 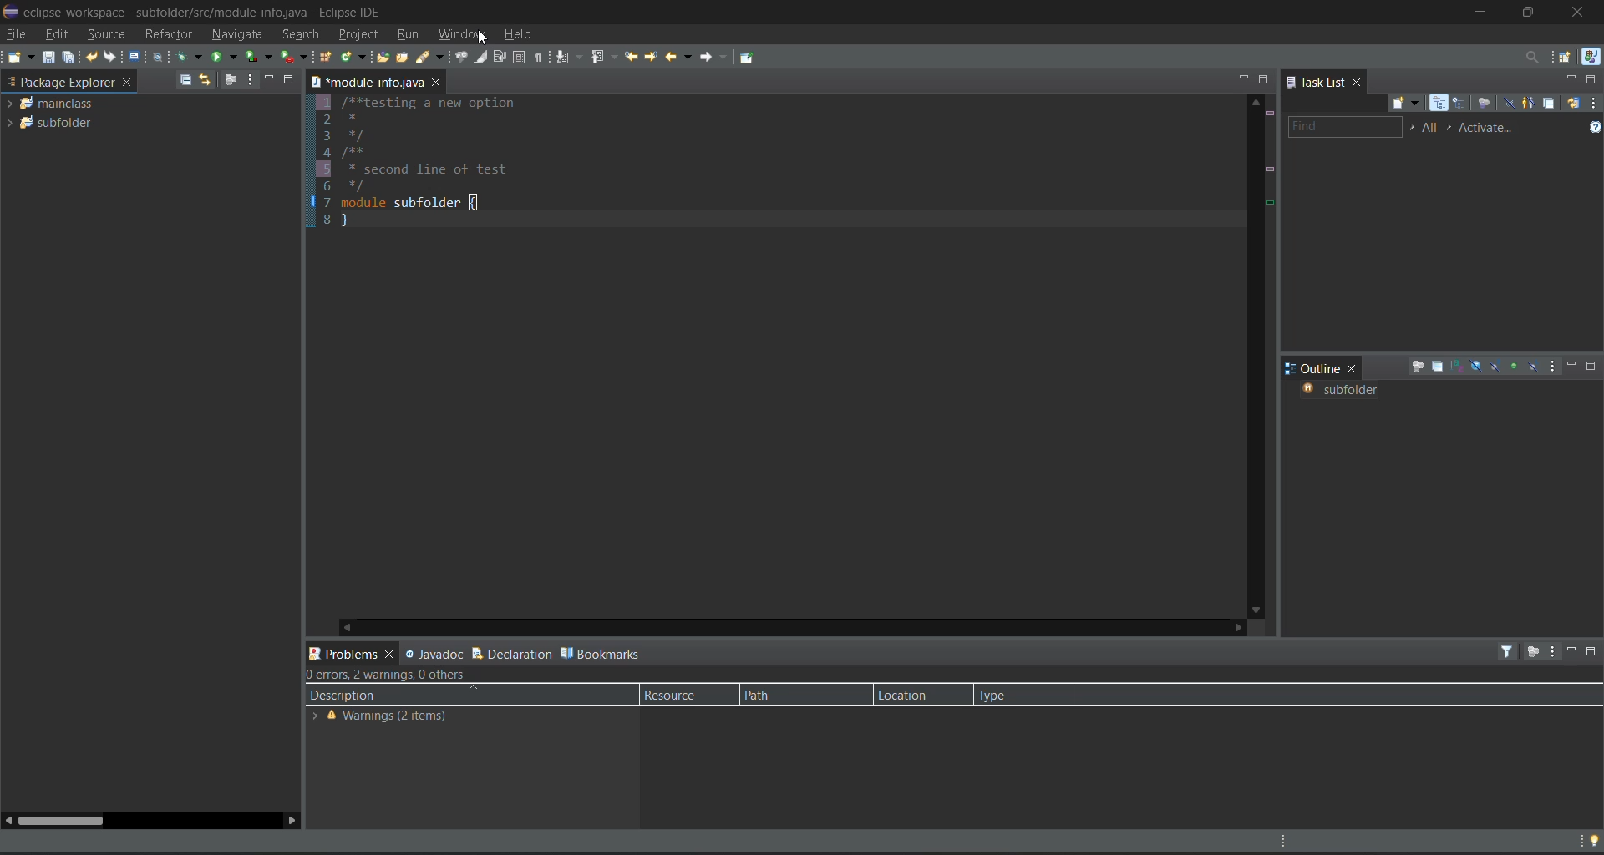 I want to click on type, so click(x=1005, y=696).